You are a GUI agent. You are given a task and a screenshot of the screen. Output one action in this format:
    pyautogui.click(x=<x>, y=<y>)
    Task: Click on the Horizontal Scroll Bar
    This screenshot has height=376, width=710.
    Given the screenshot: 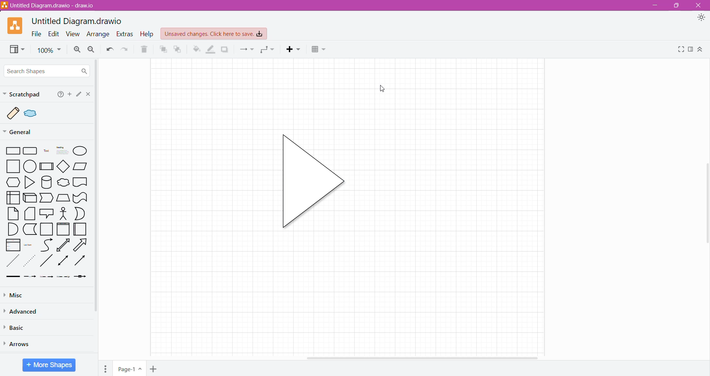 What is the action you would take?
    pyautogui.click(x=425, y=357)
    